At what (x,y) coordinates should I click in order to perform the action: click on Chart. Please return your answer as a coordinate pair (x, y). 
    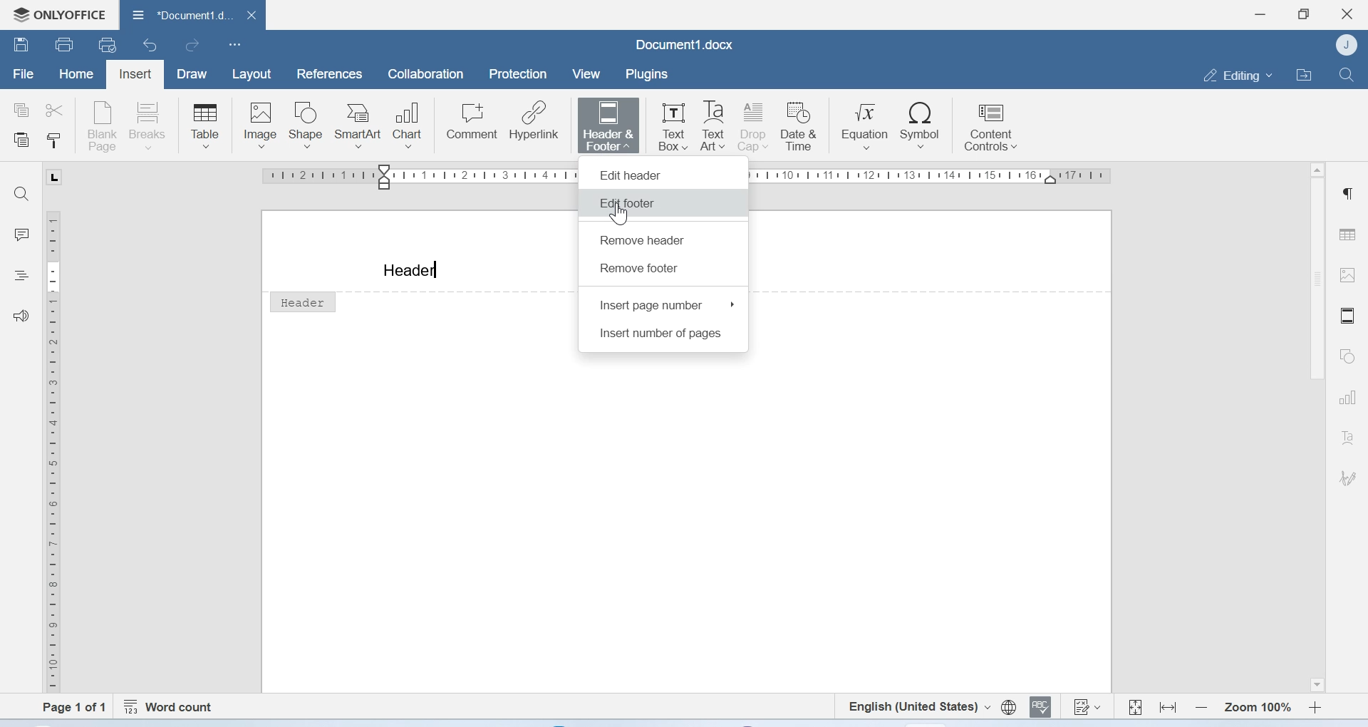
    Looking at the image, I should click on (413, 123).